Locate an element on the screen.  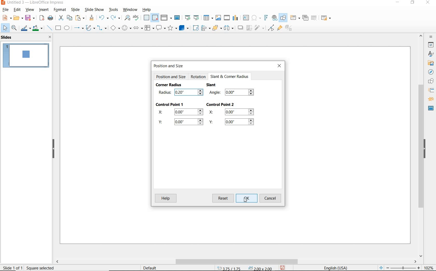
crop image is located at coordinates (249, 28).